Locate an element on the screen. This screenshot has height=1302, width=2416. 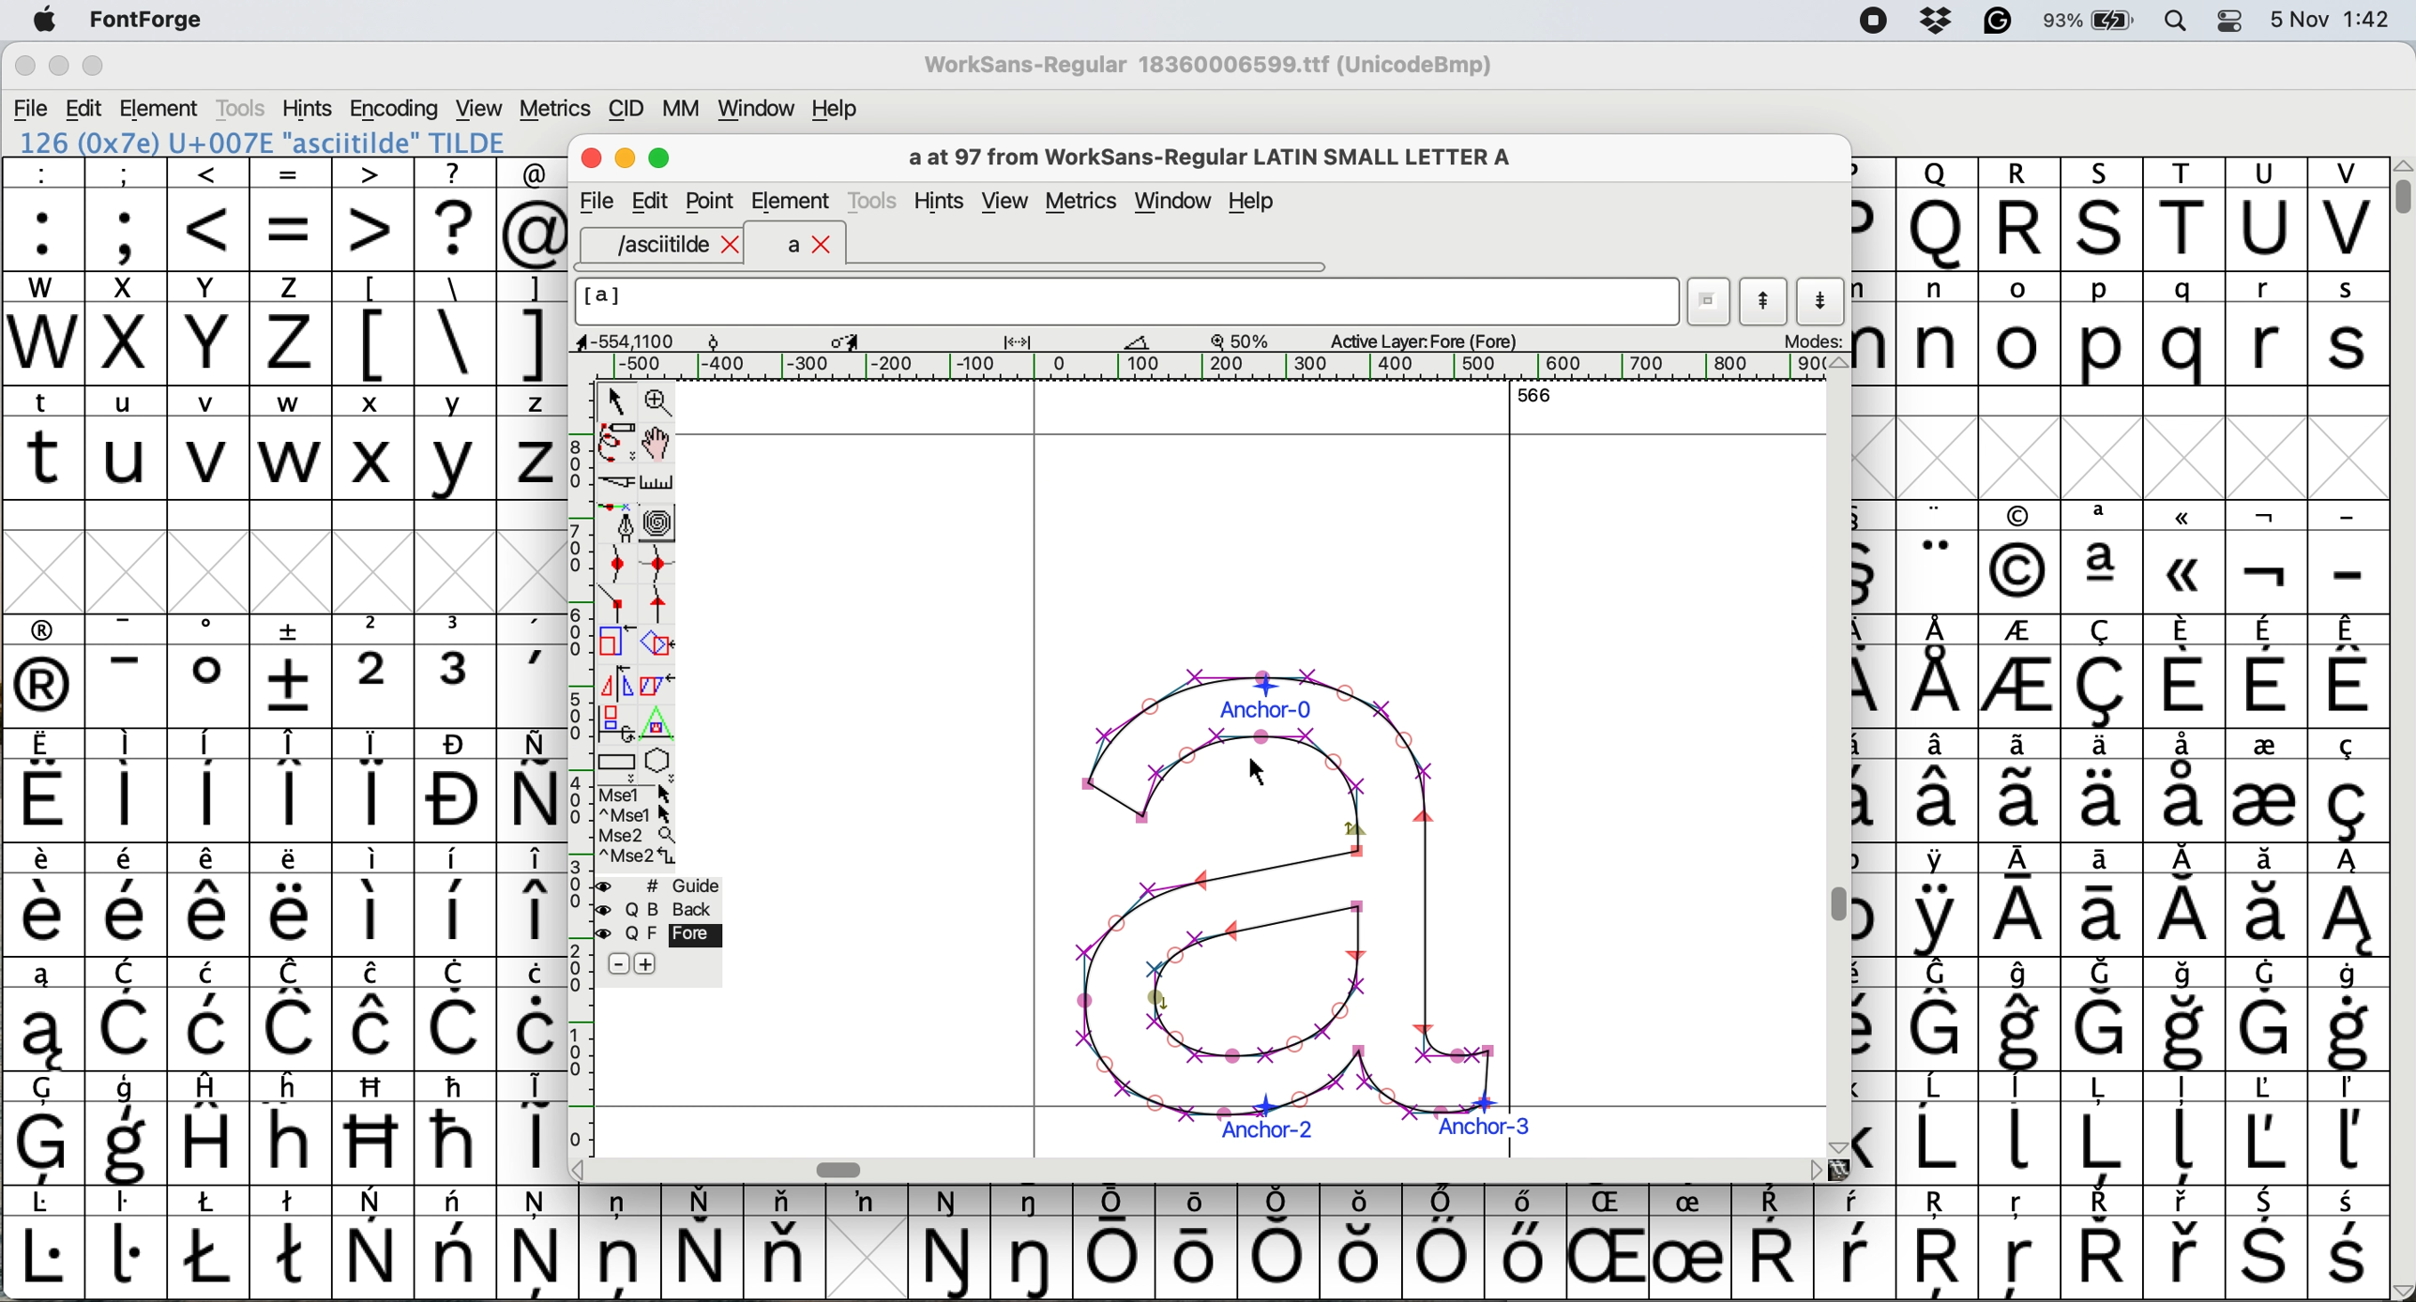
zoom scale is located at coordinates (1246, 341).